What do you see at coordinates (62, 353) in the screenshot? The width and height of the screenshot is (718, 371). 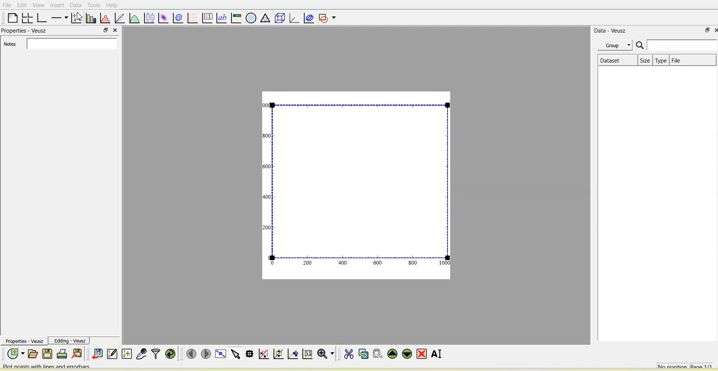 I see `Print the document` at bounding box center [62, 353].